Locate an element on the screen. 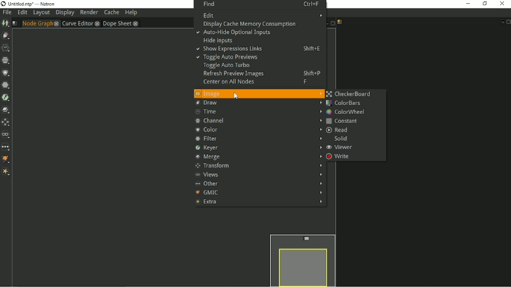 Image resolution: width=511 pixels, height=287 pixels. Display is located at coordinates (65, 13).